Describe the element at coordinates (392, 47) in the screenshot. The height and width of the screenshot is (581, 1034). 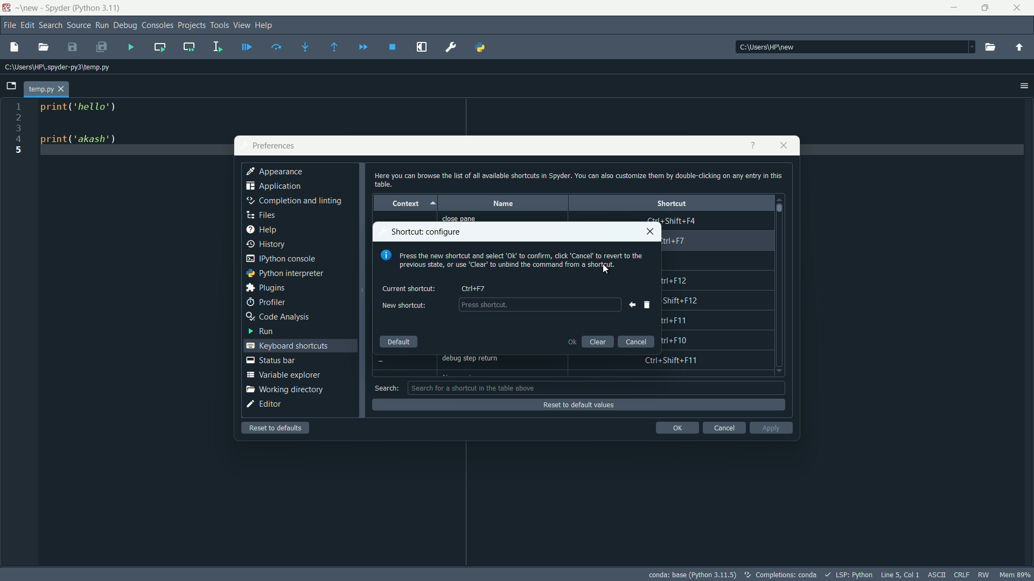
I see `stop debugging` at that location.